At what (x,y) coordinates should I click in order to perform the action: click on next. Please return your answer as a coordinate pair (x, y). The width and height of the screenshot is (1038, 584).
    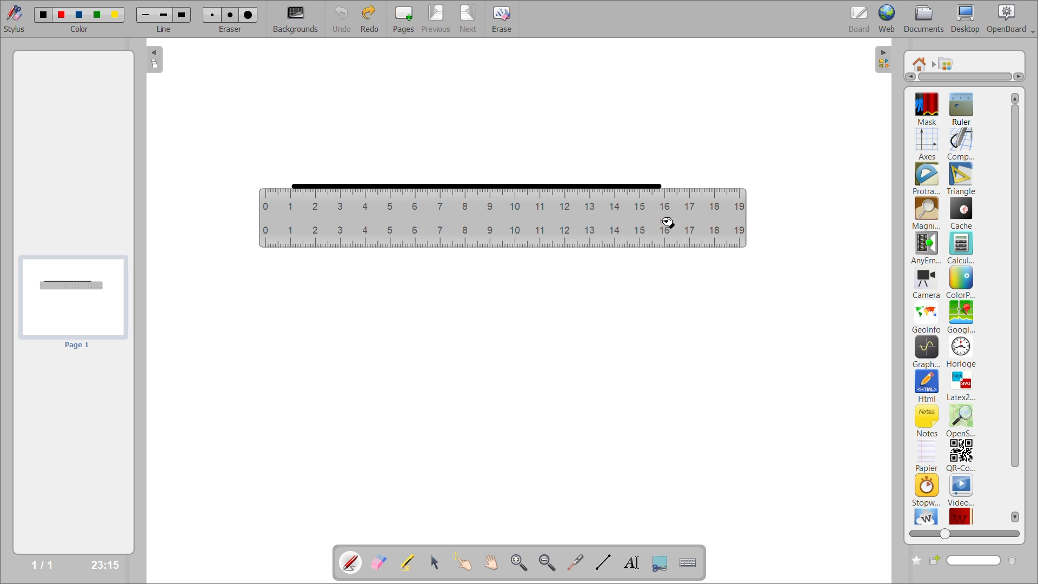
    Looking at the image, I should click on (470, 17).